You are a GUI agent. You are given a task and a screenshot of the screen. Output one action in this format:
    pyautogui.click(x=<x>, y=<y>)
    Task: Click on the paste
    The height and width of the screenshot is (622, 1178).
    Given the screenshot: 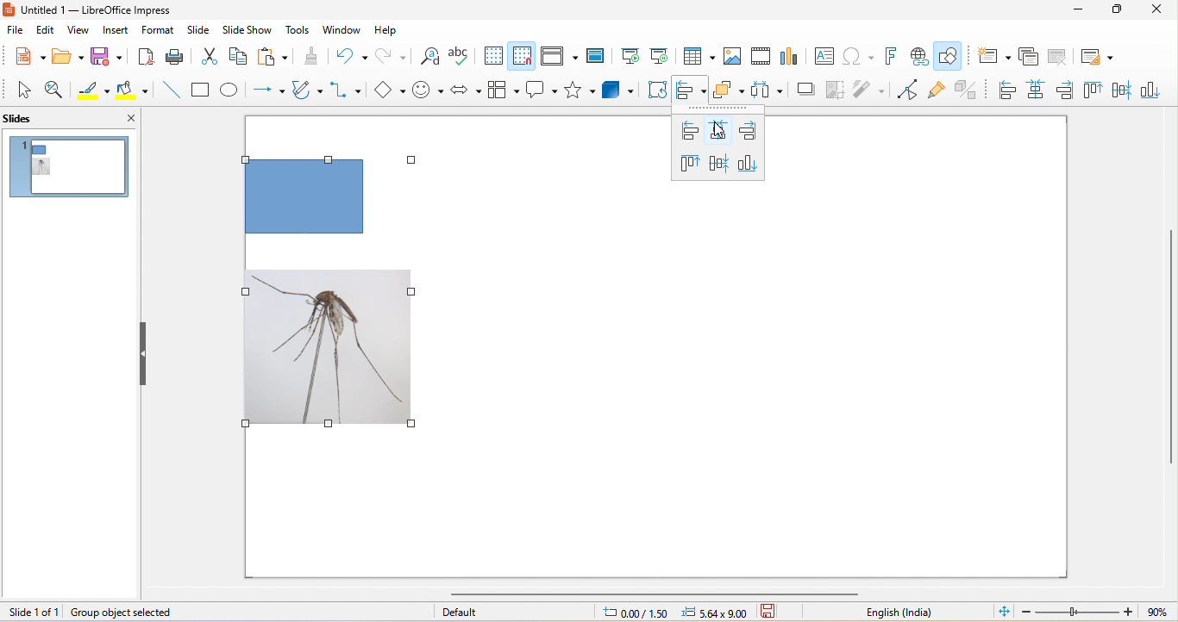 What is the action you would take?
    pyautogui.click(x=273, y=57)
    